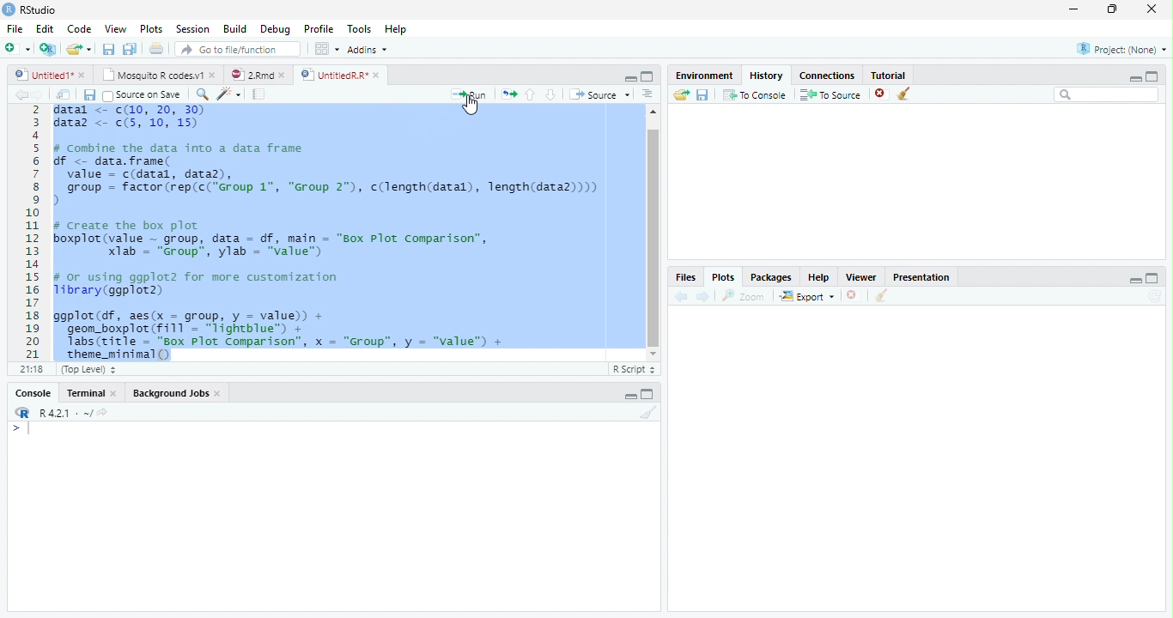 The image size is (1173, 618). What do you see at coordinates (15, 28) in the screenshot?
I see `File` at bounding box center [15, 28].